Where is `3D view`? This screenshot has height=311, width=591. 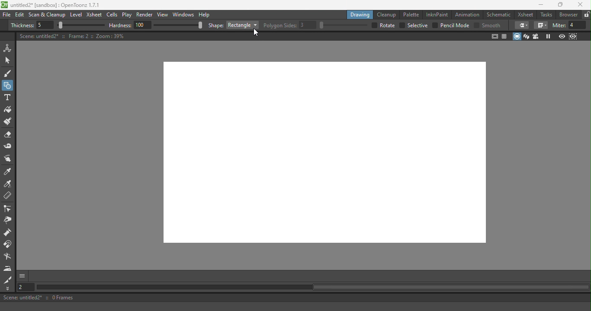
3D view is located at coordinates (527, 37).